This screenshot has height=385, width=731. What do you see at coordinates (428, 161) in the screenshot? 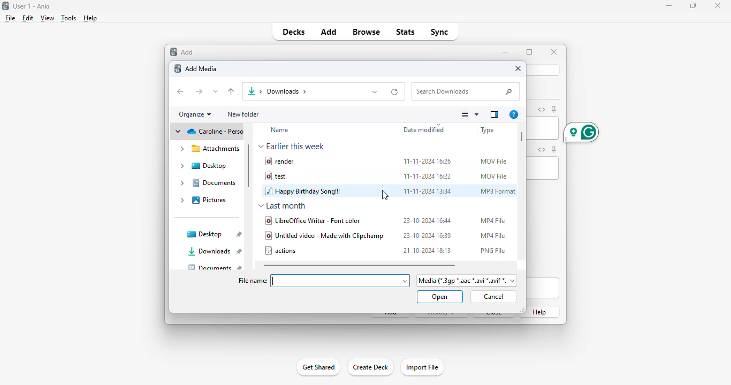
I see `11-11-2024` at bounding box center [428, 161].